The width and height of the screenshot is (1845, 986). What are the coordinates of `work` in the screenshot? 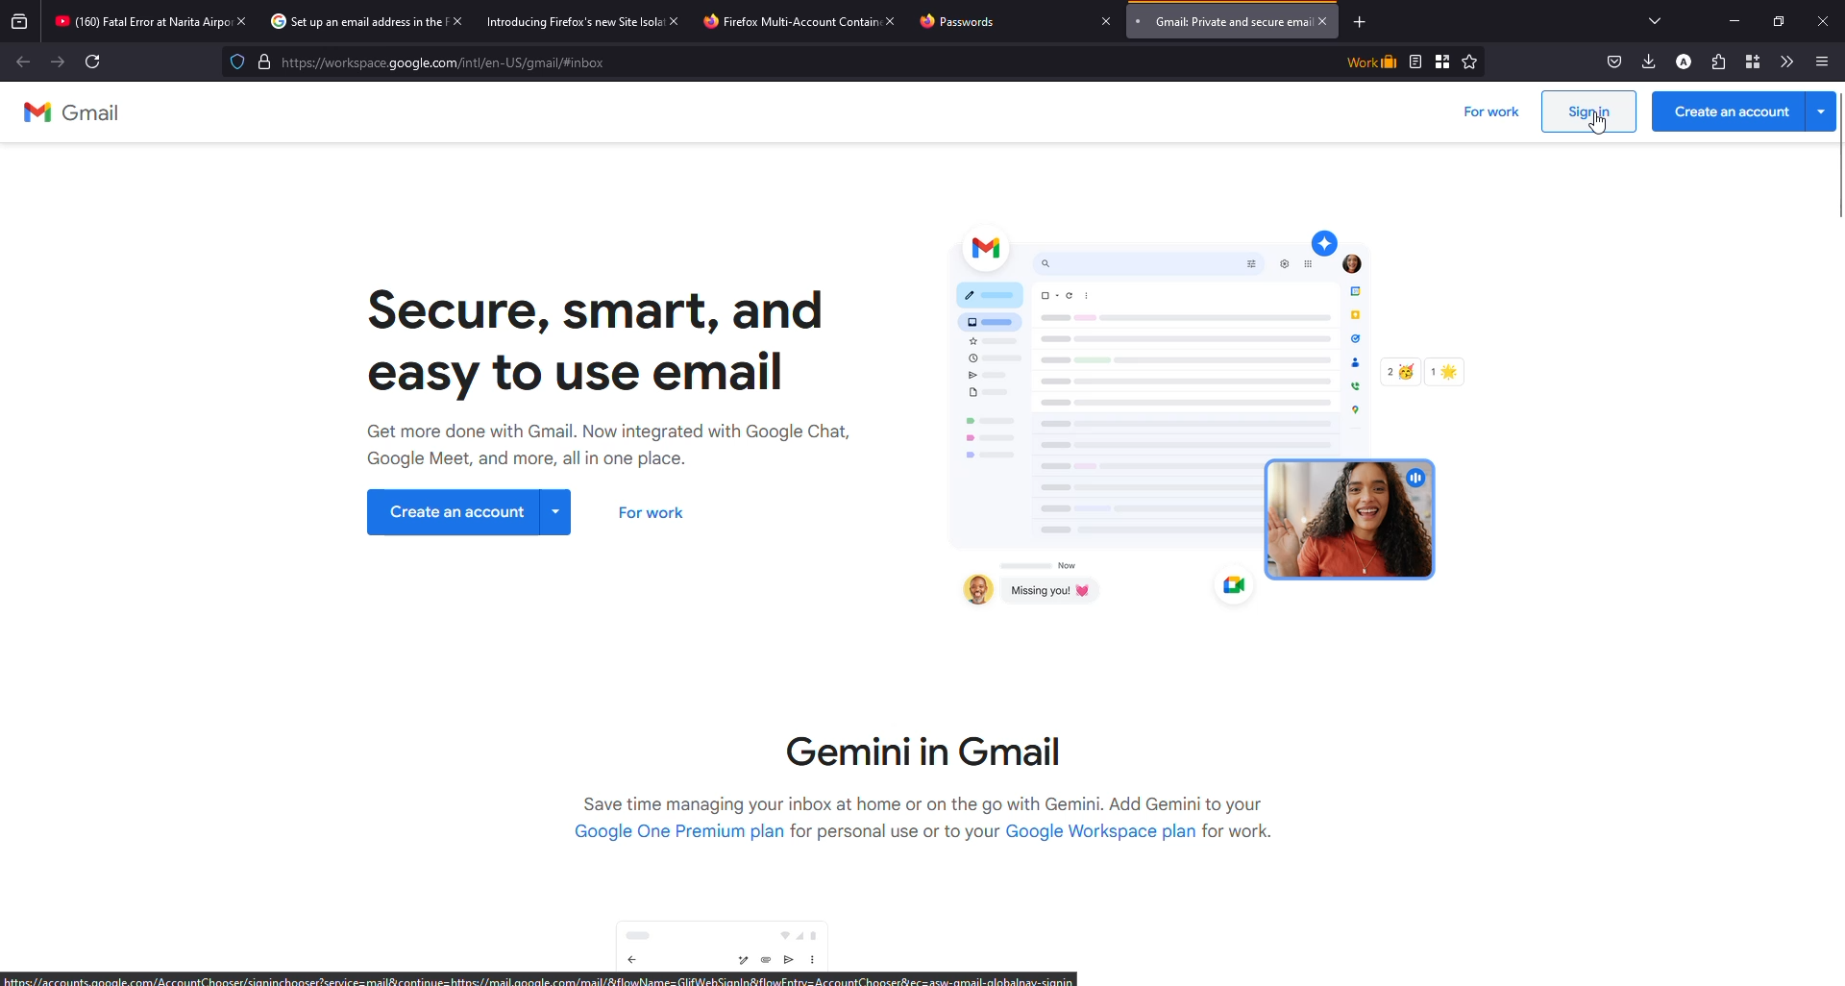 It's located at (1373, 62).